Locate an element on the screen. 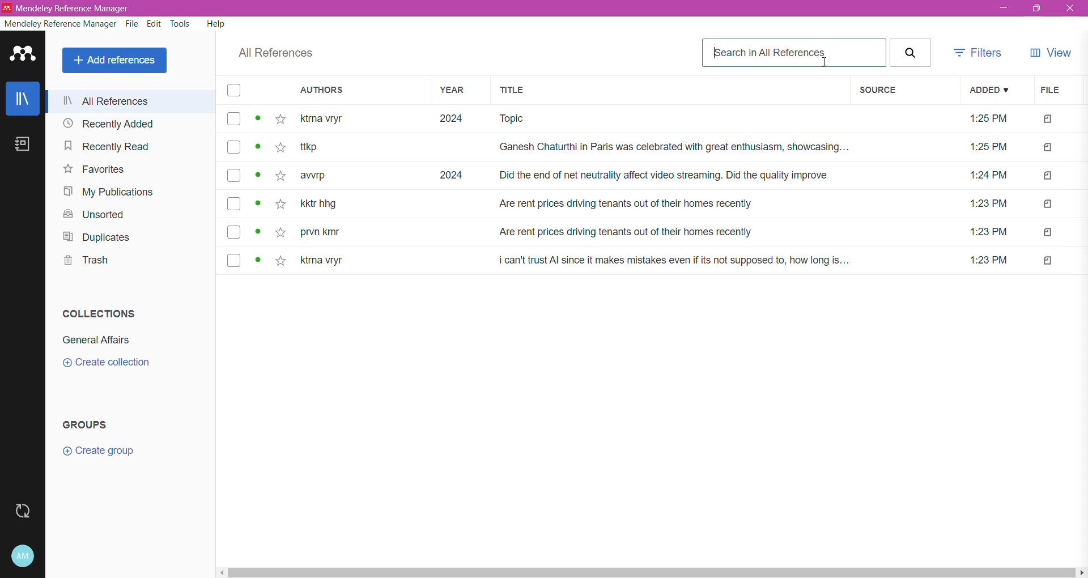  All References is located at coordinates (274, 53).